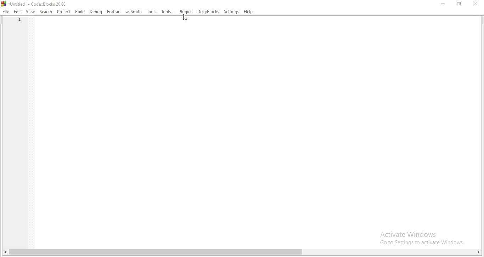 This screenshot has width=484, height=257. Describe the element at coordinates (80, 11) in the screenshot. I see `Bulid` at that location.